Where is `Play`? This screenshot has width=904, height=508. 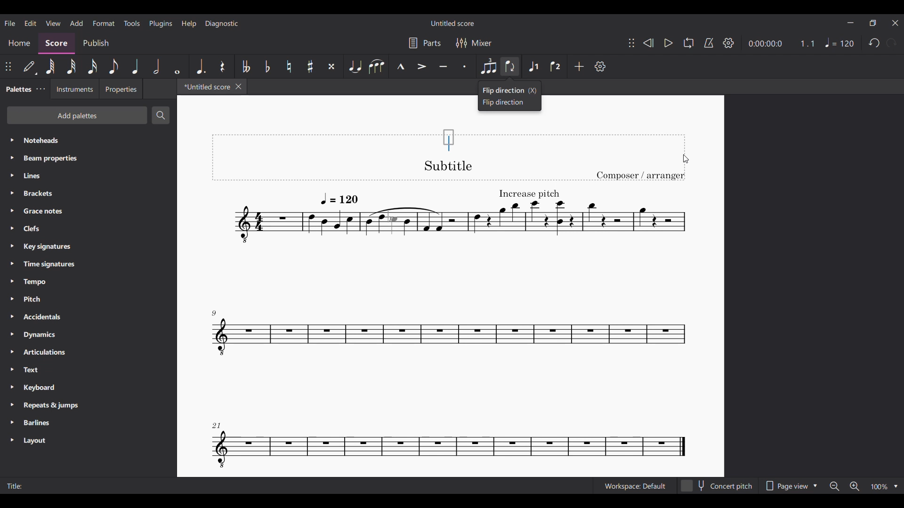 Play is located at coordinates (669, 43).